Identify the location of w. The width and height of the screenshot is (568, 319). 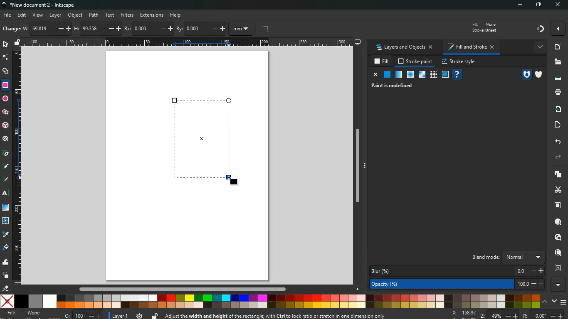
(43, 29).